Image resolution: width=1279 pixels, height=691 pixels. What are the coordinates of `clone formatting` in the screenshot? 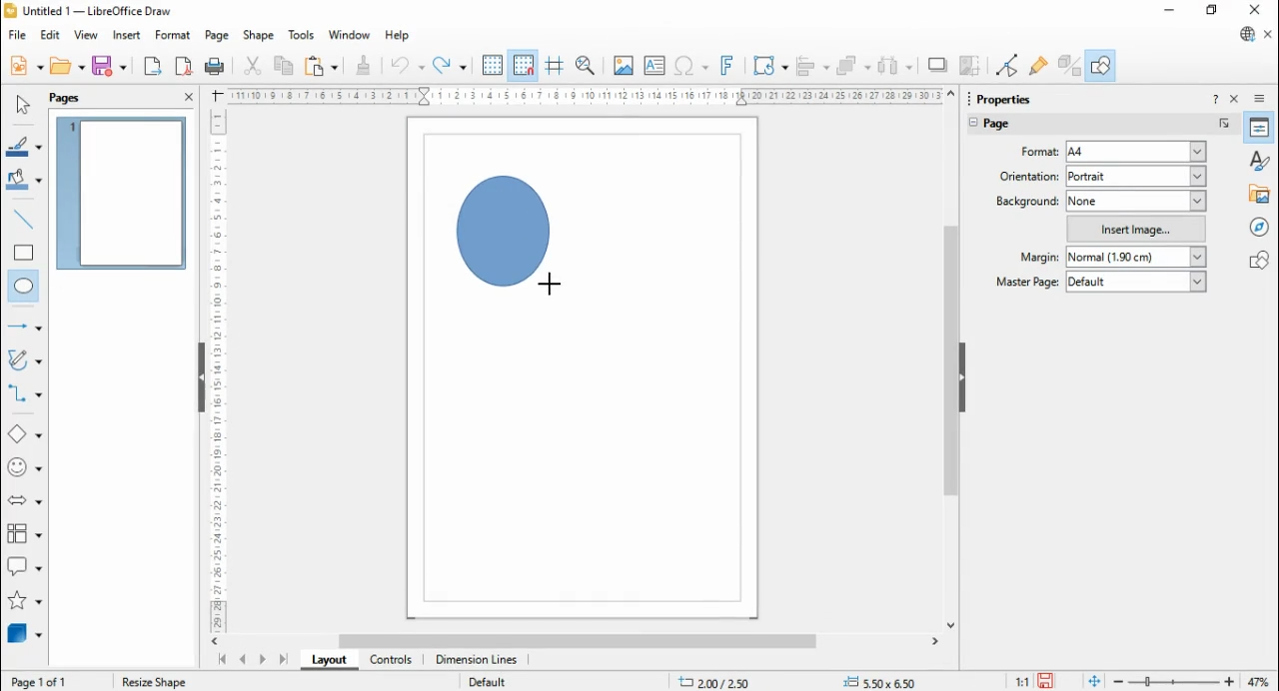 It's located at (364, 65).